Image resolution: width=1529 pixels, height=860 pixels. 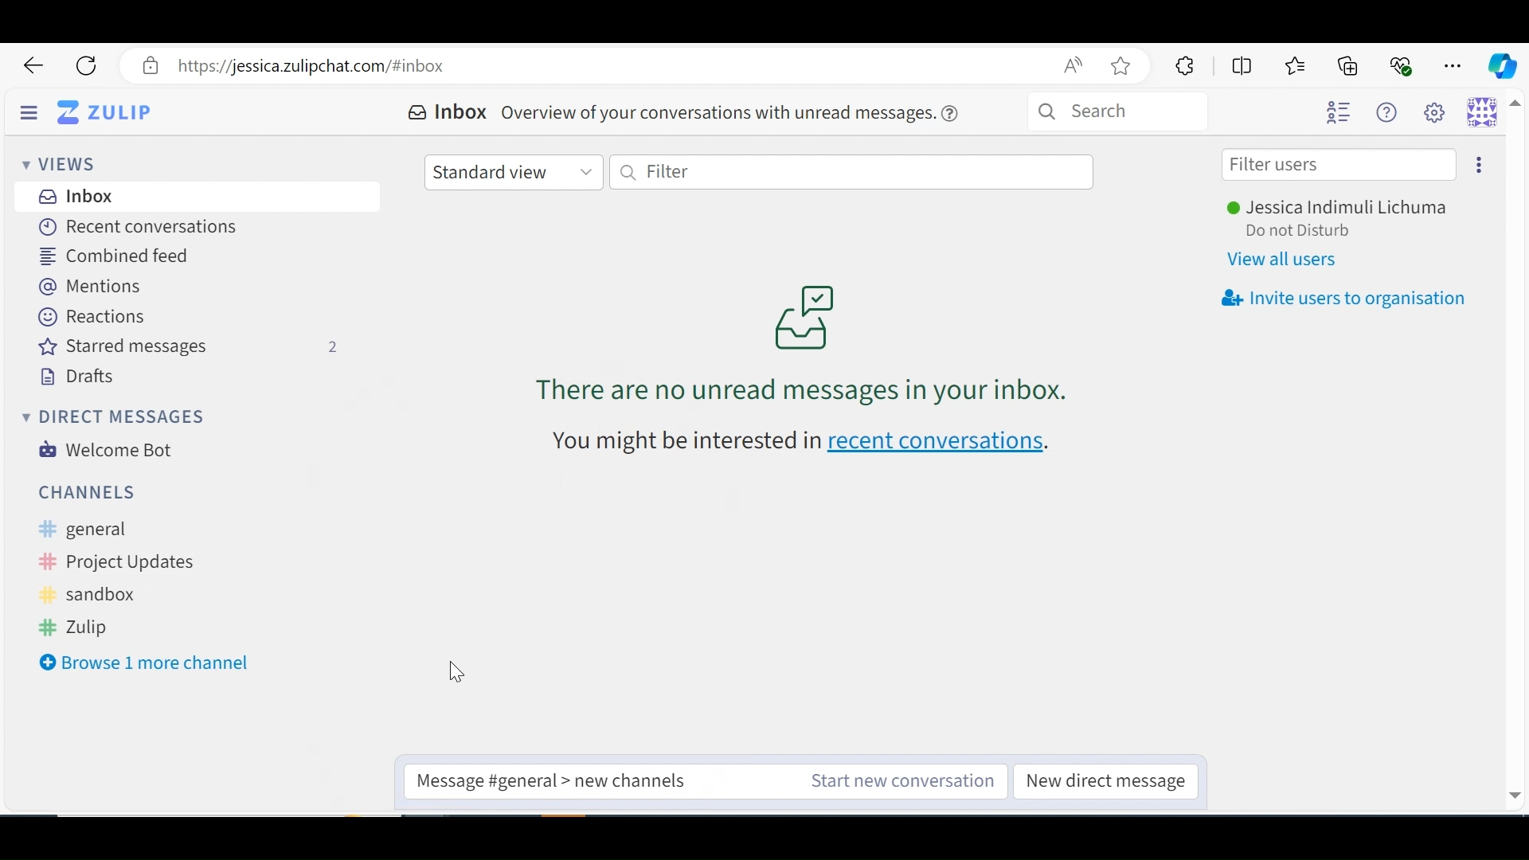 I want to click on Browser essentials, so click(x=1402, y=64).